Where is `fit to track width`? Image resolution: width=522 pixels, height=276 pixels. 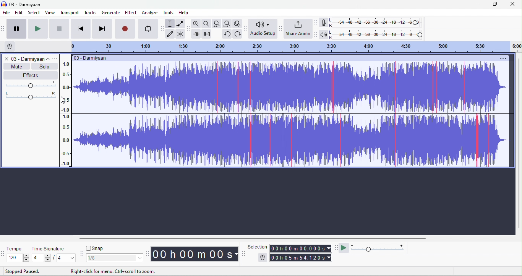 fit to track width is located at coordinates (217, 23).